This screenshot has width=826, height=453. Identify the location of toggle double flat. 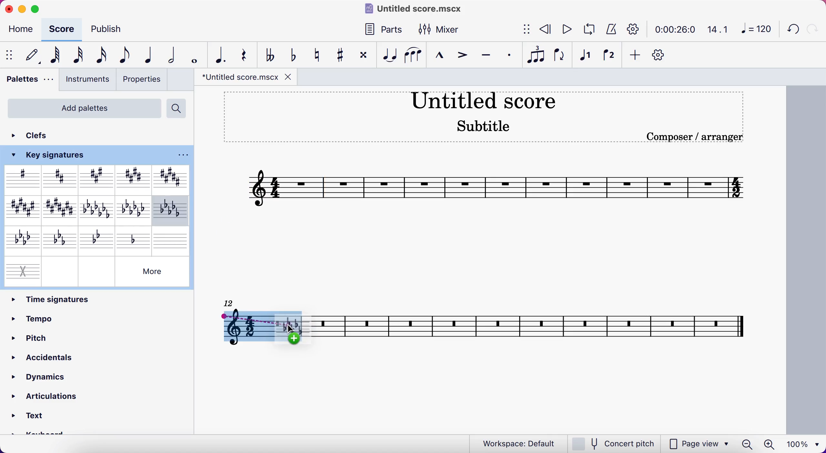
(272, 54).